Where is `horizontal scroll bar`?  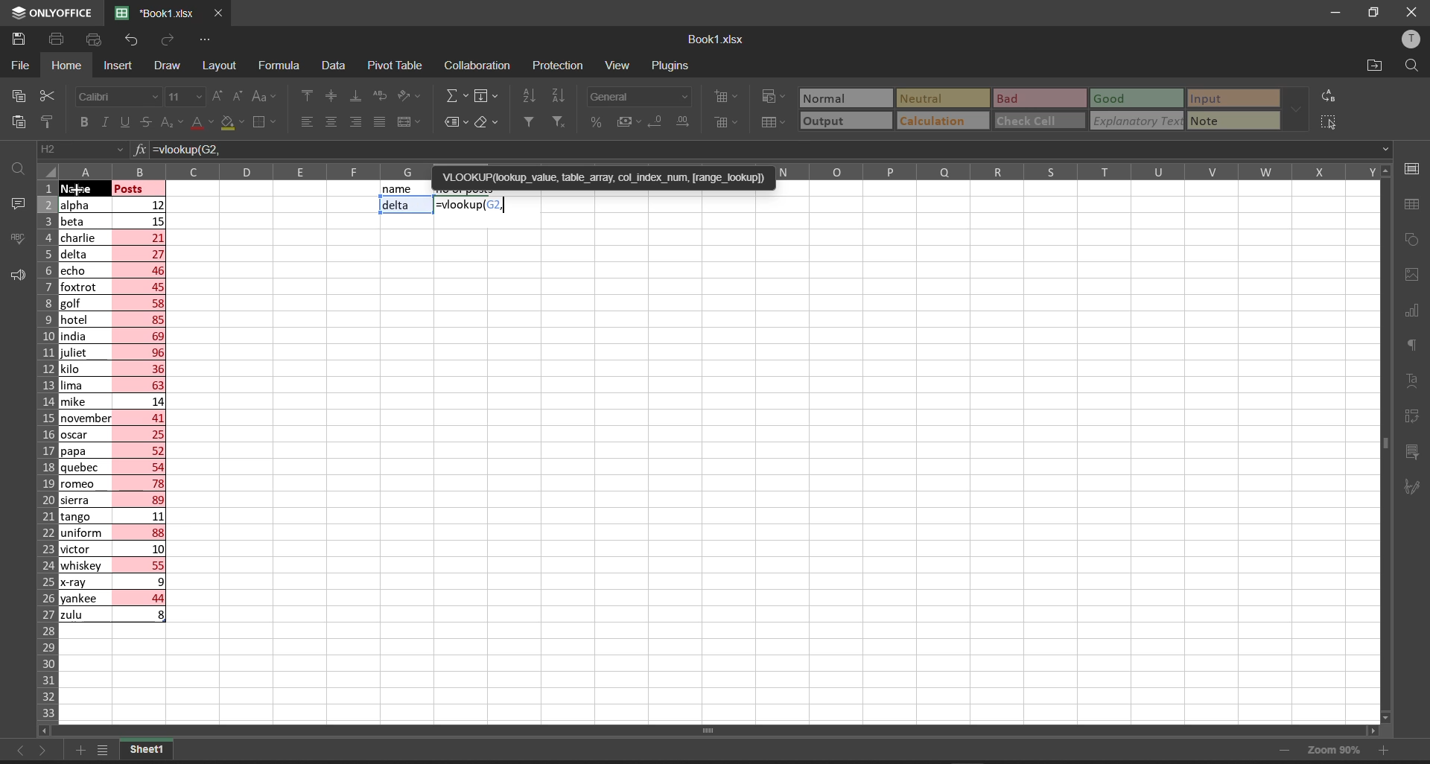 horizontal scroll bar is located at coordinates (712, 730).